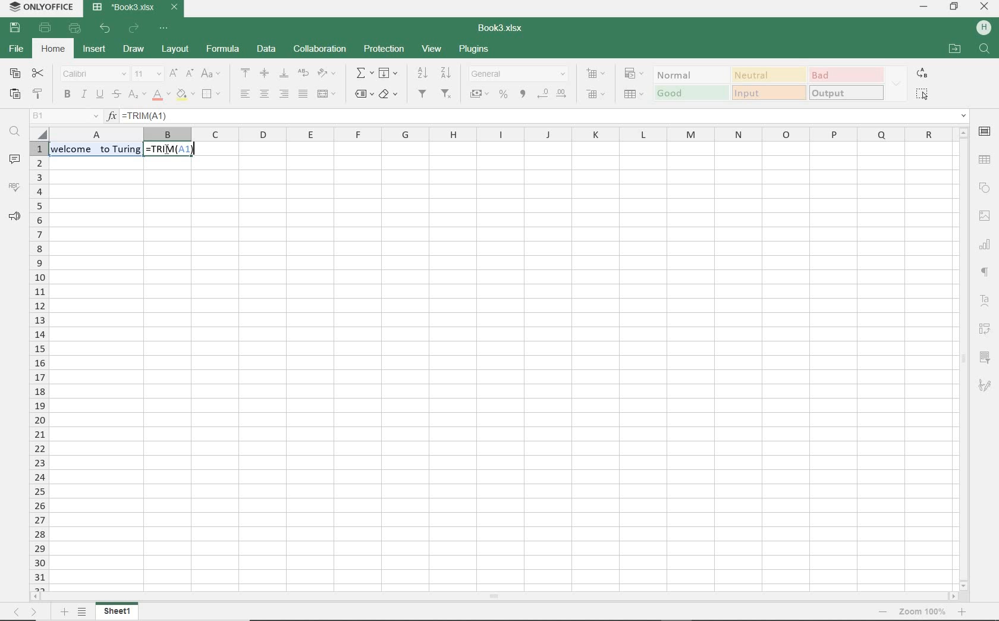 The width and height of the screenshot is (999, 621). I want to click on cell settings, so click(986, 131).